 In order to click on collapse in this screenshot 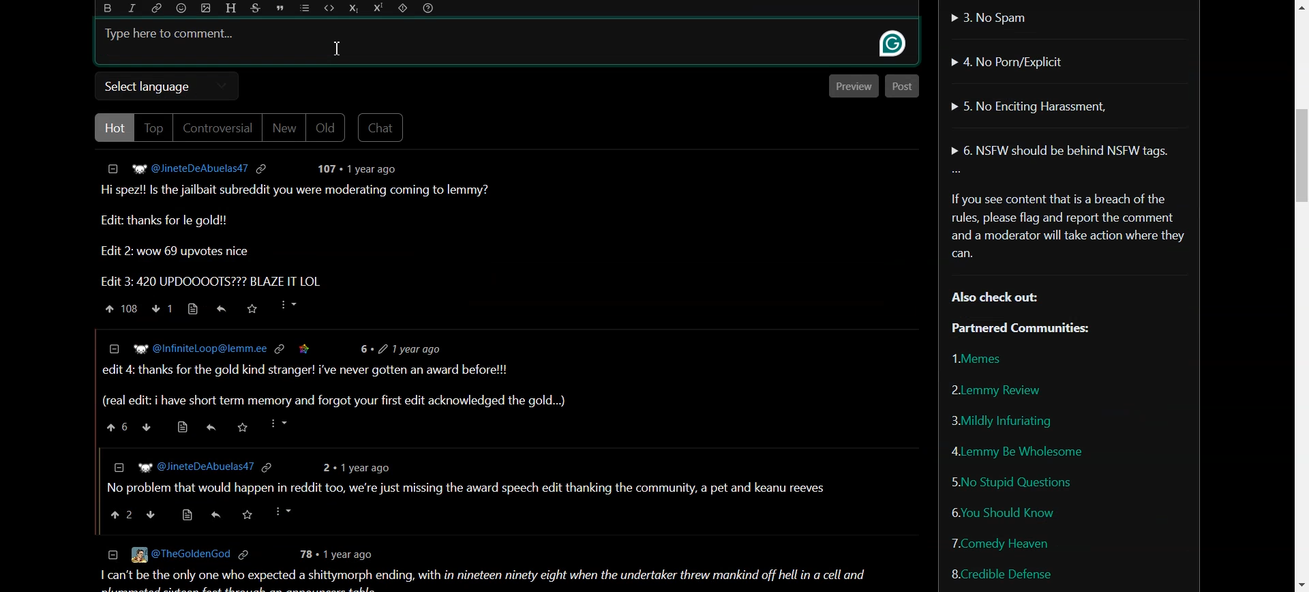, I will do `click(117, 350)`.